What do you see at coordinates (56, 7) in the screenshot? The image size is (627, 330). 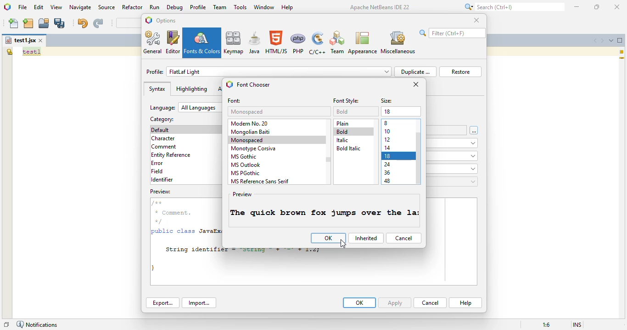 I see `view` at bounding box center [56, 7].